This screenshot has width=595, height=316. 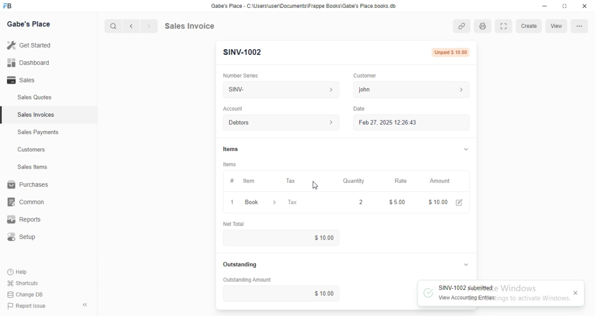 What do you see at coordinates (132, 25) in the screenshot?
I see `previous` at bounding box center [132, 25].